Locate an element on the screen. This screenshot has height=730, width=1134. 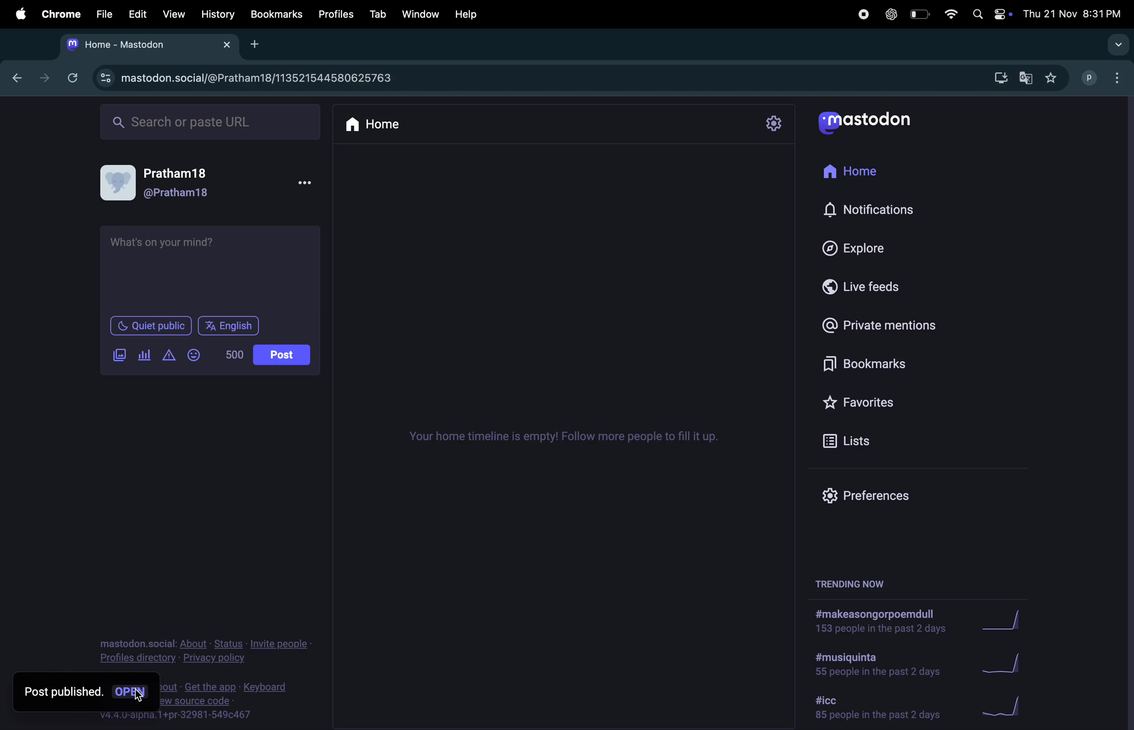
home is located at coordinates (854, 173).